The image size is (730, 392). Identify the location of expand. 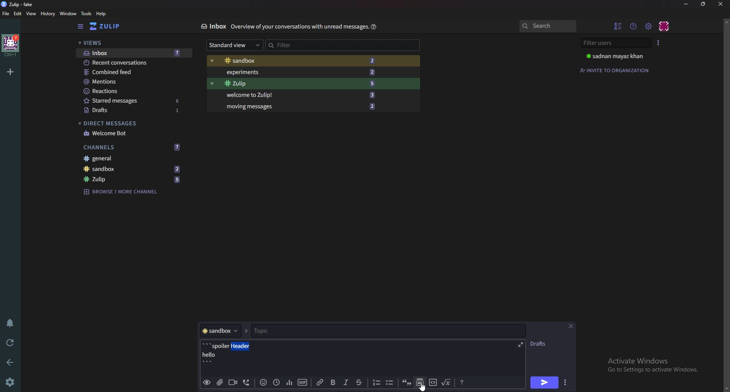
(521, 345).